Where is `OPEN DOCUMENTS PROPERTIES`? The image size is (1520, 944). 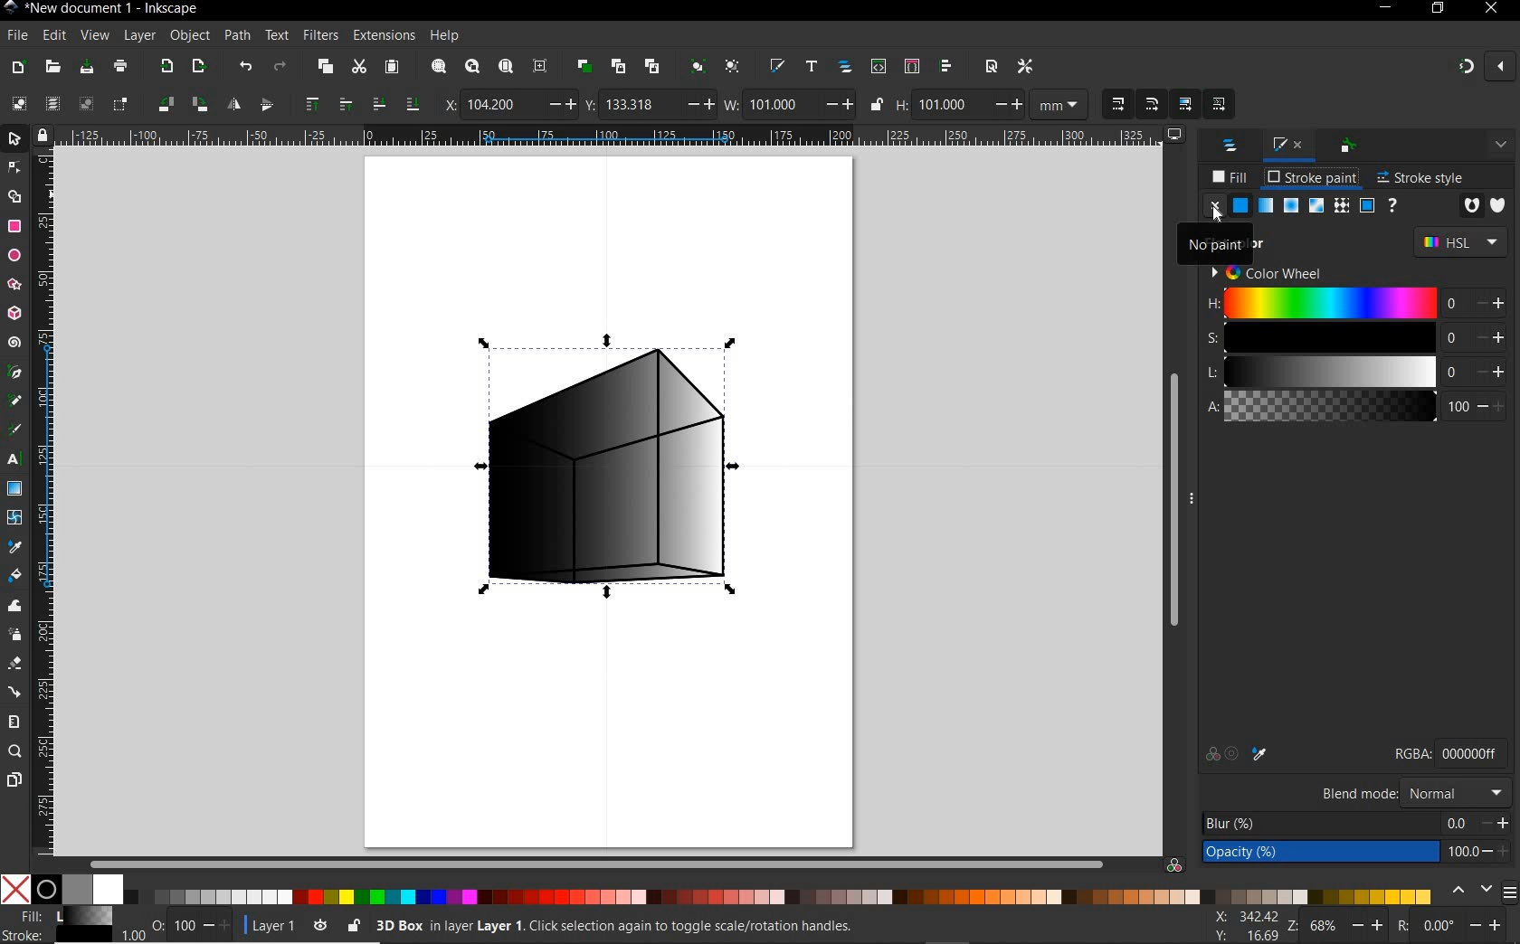 OPEN DOCUMENTS PROPERTIES is located at coordinates (991, 67).